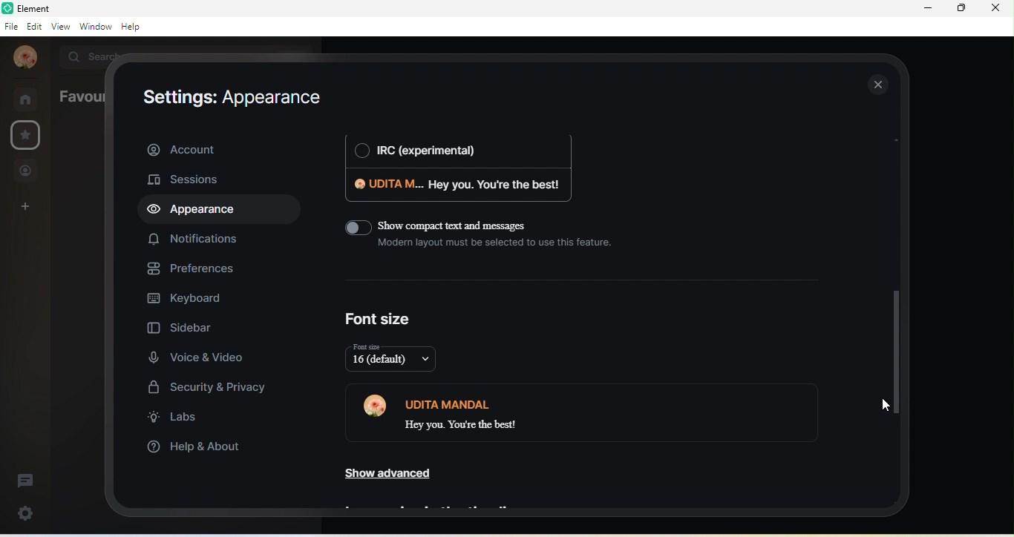  What do you see at coordinates (27, 98) in the screenshot?
I see `rooms` at bounding box center [27, 98].